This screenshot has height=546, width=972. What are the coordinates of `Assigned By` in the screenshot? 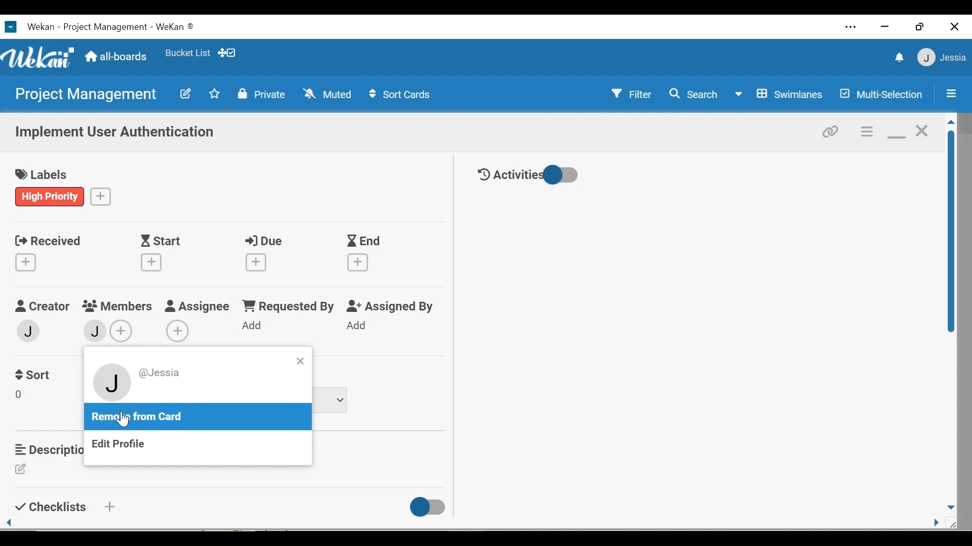 It's located at (391, 306).